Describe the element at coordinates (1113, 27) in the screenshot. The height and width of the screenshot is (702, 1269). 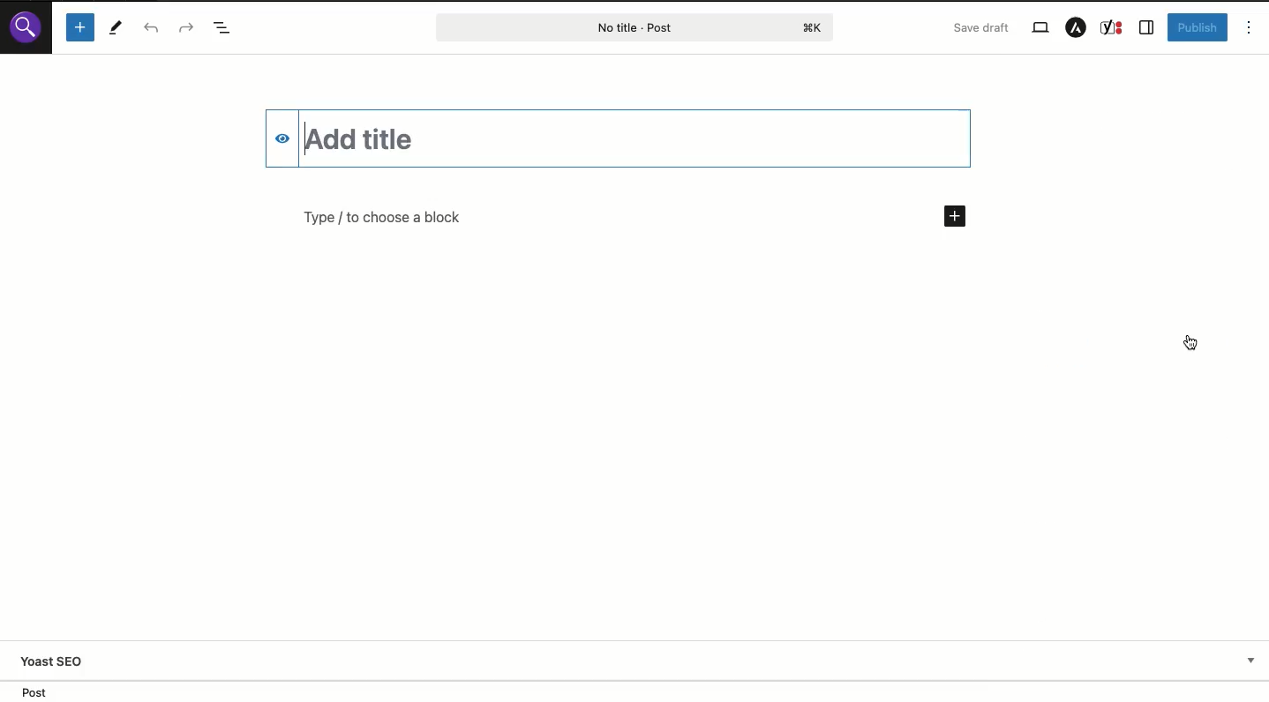
I see `Yoast` at that location.